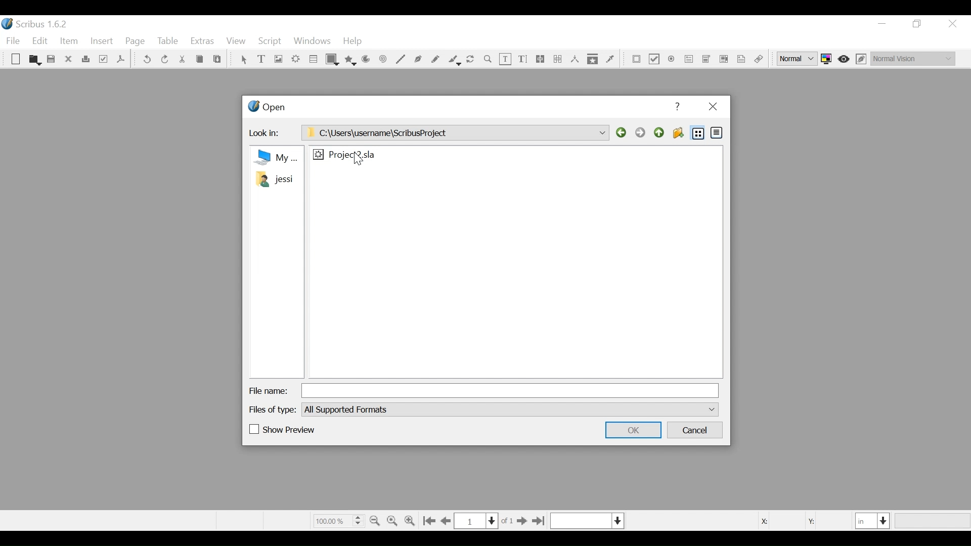 The image size is (971, 546). Describe the element at coordinates (716, 132) in the screenshot. I see `Detail View` at that location.